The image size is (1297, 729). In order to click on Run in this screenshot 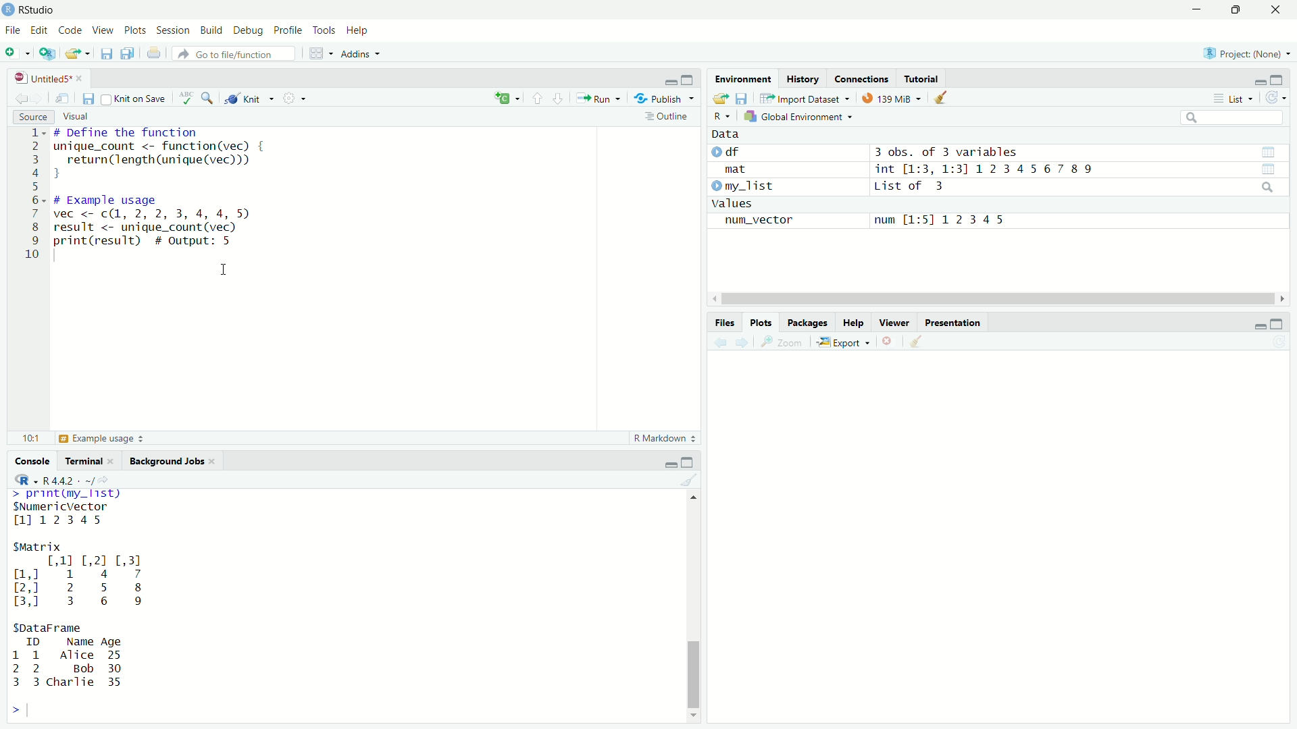, I will do `click(599, 99)`.